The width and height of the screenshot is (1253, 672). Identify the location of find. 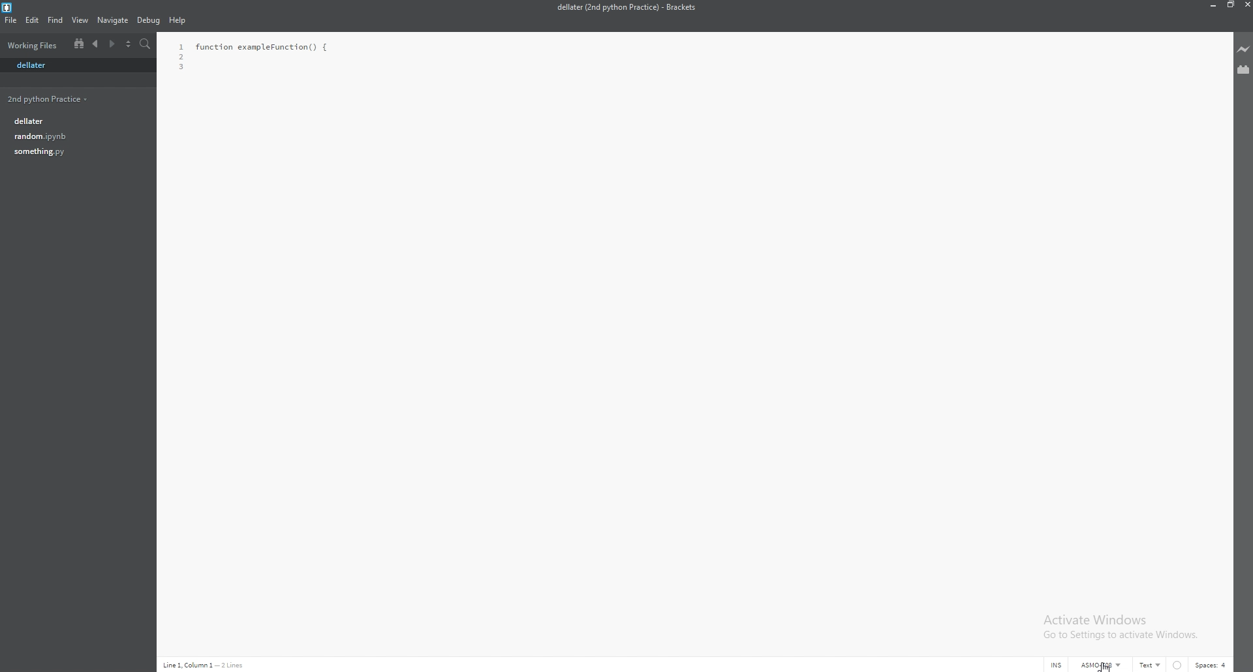
(55, 21).